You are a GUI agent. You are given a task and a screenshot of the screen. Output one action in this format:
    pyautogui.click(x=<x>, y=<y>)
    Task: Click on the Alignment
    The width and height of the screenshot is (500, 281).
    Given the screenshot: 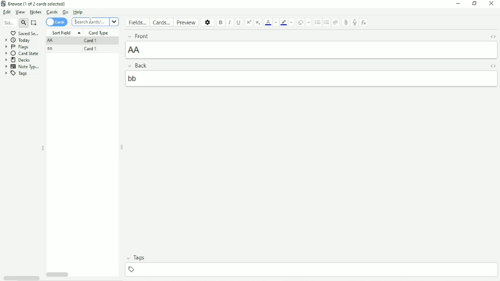 What is the action you would take?
    pyautogui.click(x=336, y=22)
    